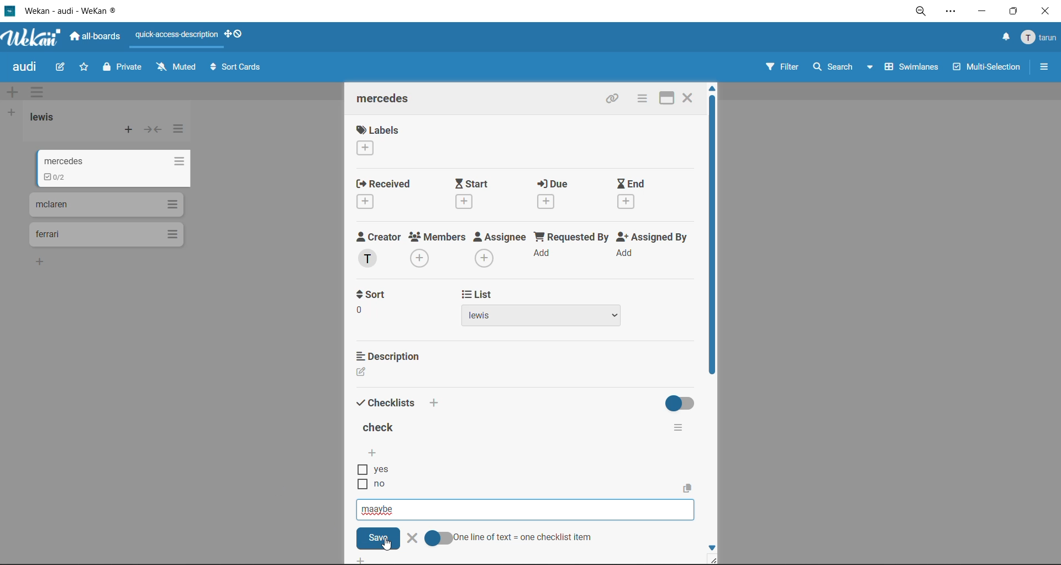 The width and height of the screenshot is (1061, 565). Describe the element at coordinates (390, 485) in the screenshot. I see `no` at that location.